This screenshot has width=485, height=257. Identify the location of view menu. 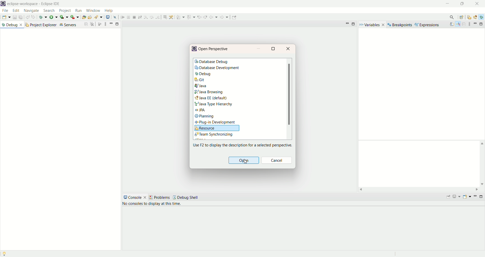
(471, 24).